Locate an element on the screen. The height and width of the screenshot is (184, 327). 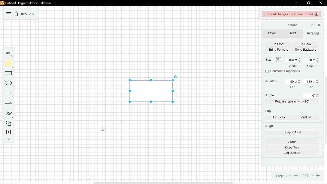
top is located at coordinates (311, 87).